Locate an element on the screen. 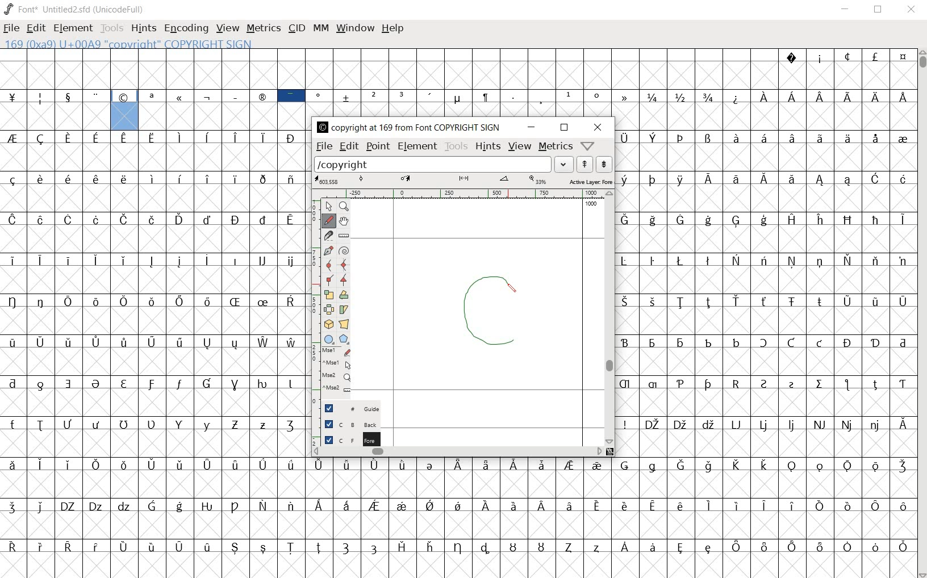 The width and height of the screenshot is (927, 578). rectangle or ellipse is located at coordinates (329, 338).